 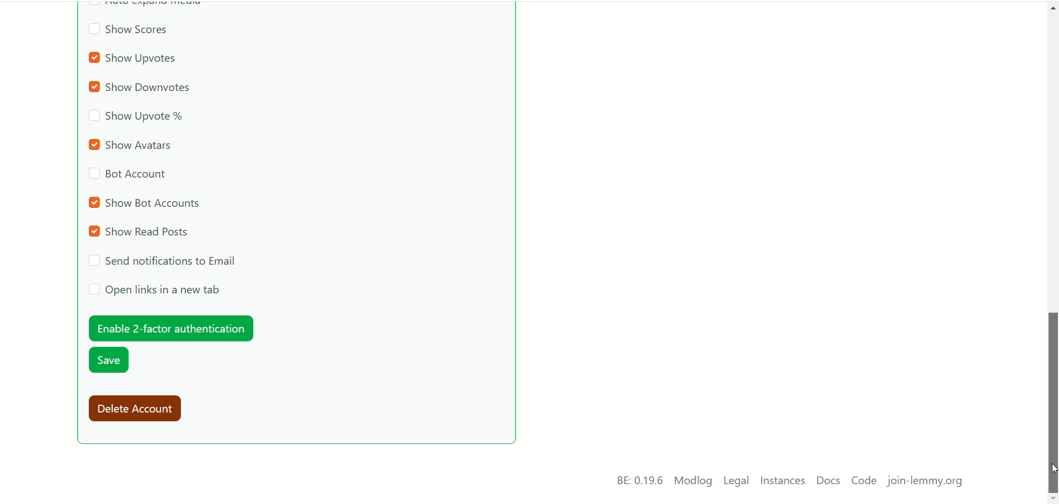 I want to click on JOIN-LEMMY.ORG, so click(x=929, y=483).